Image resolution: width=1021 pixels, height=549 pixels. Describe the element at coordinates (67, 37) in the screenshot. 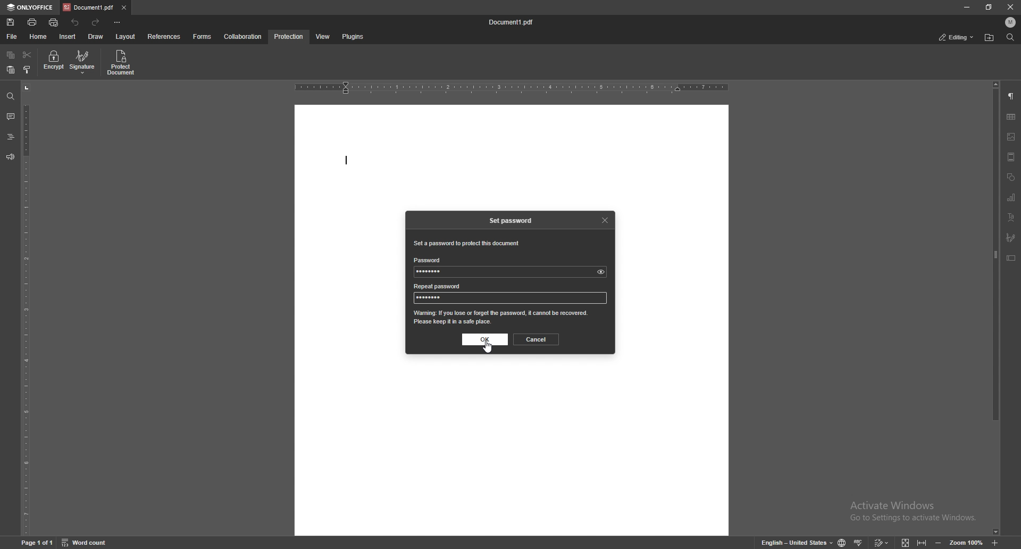

I see `insert` at that location.